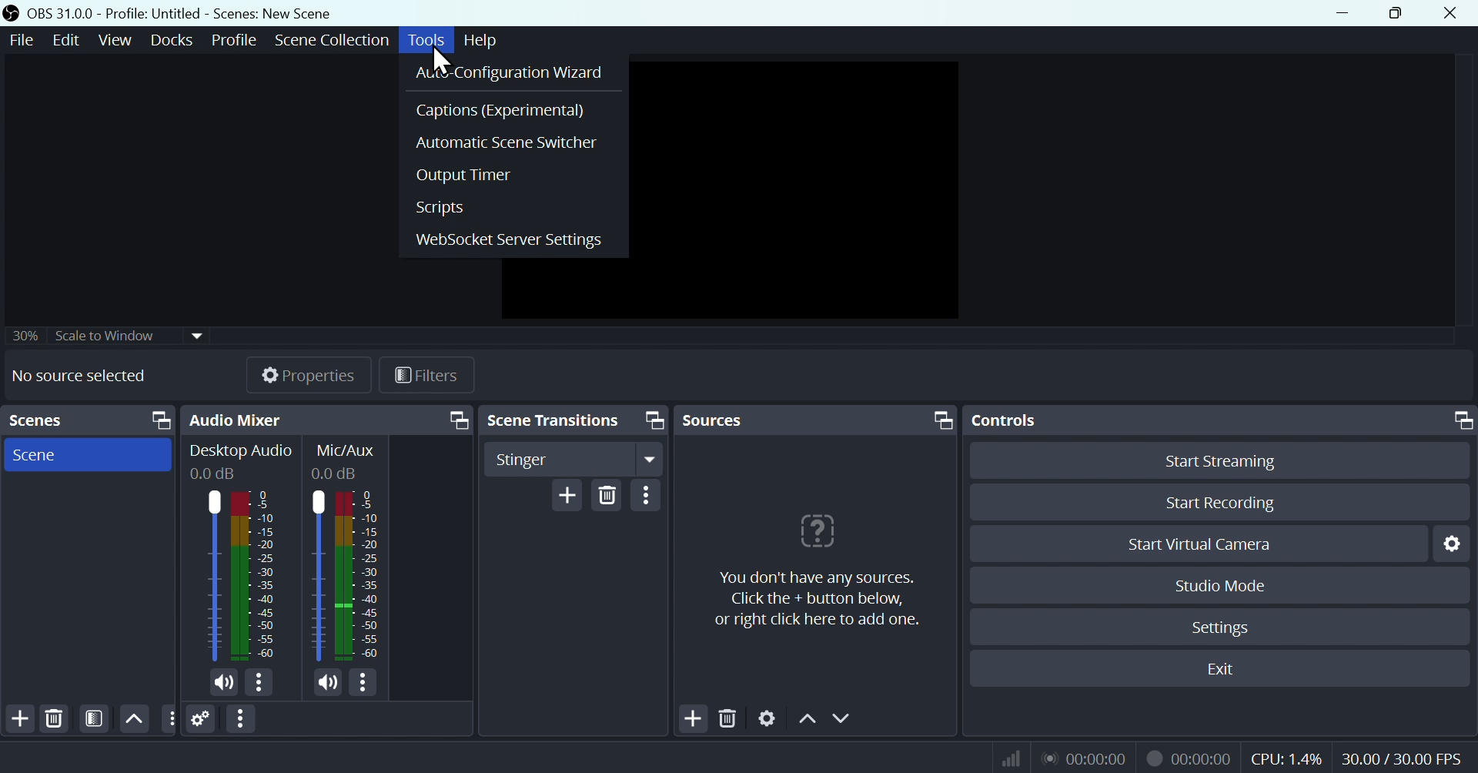 This screenshot has height=773, width=1478. What do you see at coordinates (18, 719) in the screenshot?
I see `Add` at bounding box center [18, 719].